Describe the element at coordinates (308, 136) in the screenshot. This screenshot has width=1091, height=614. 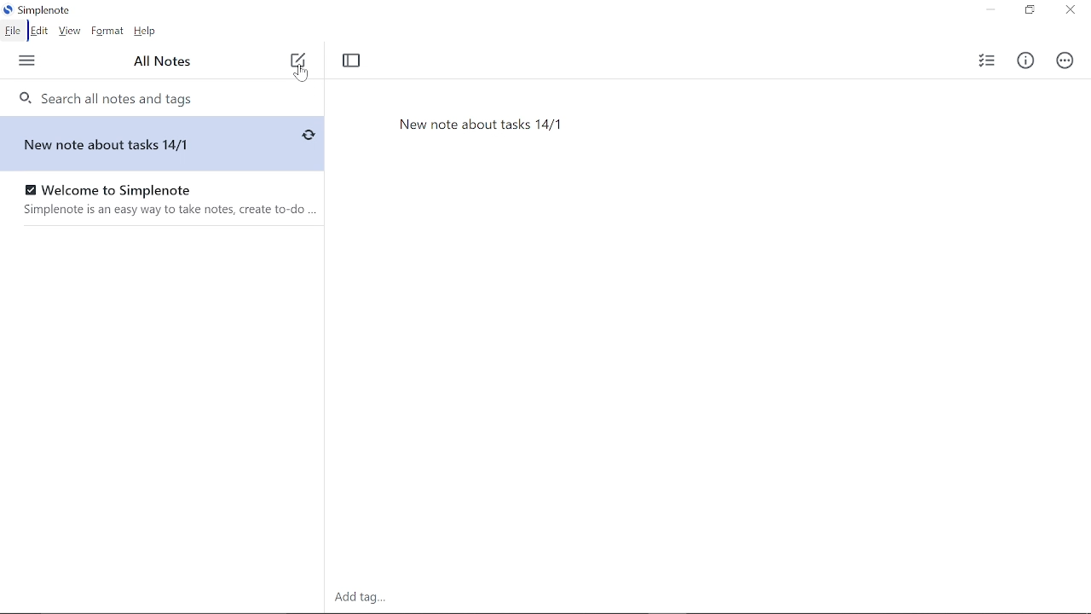
I see `Sync` at that location.